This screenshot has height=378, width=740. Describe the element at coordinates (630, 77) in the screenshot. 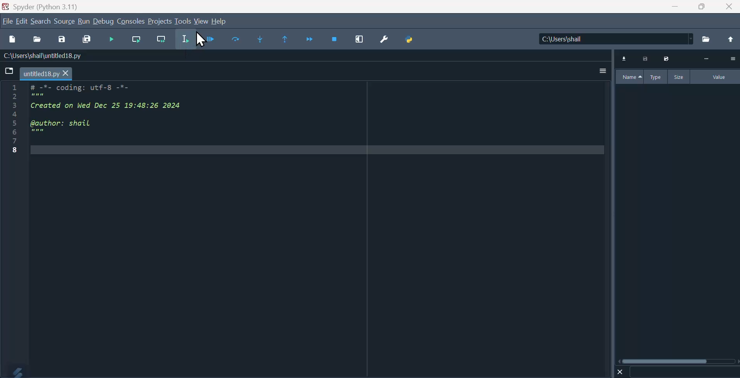

I see `Name` at that location.